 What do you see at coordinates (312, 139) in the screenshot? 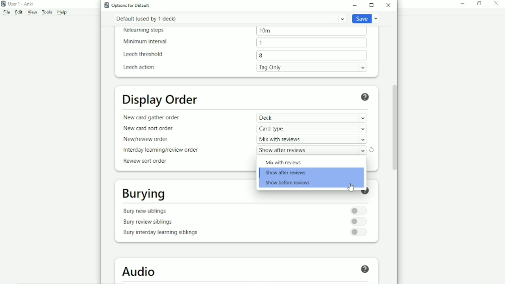
I see `Mix with reviews` at bounding box center [312, 139].